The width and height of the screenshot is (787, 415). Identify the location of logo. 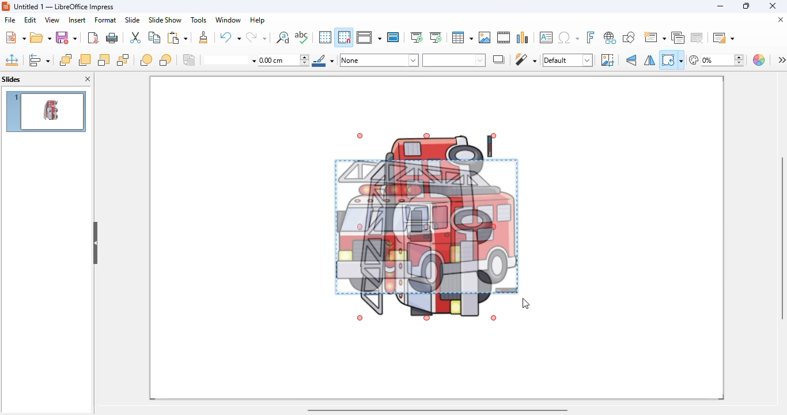
(6, 6).